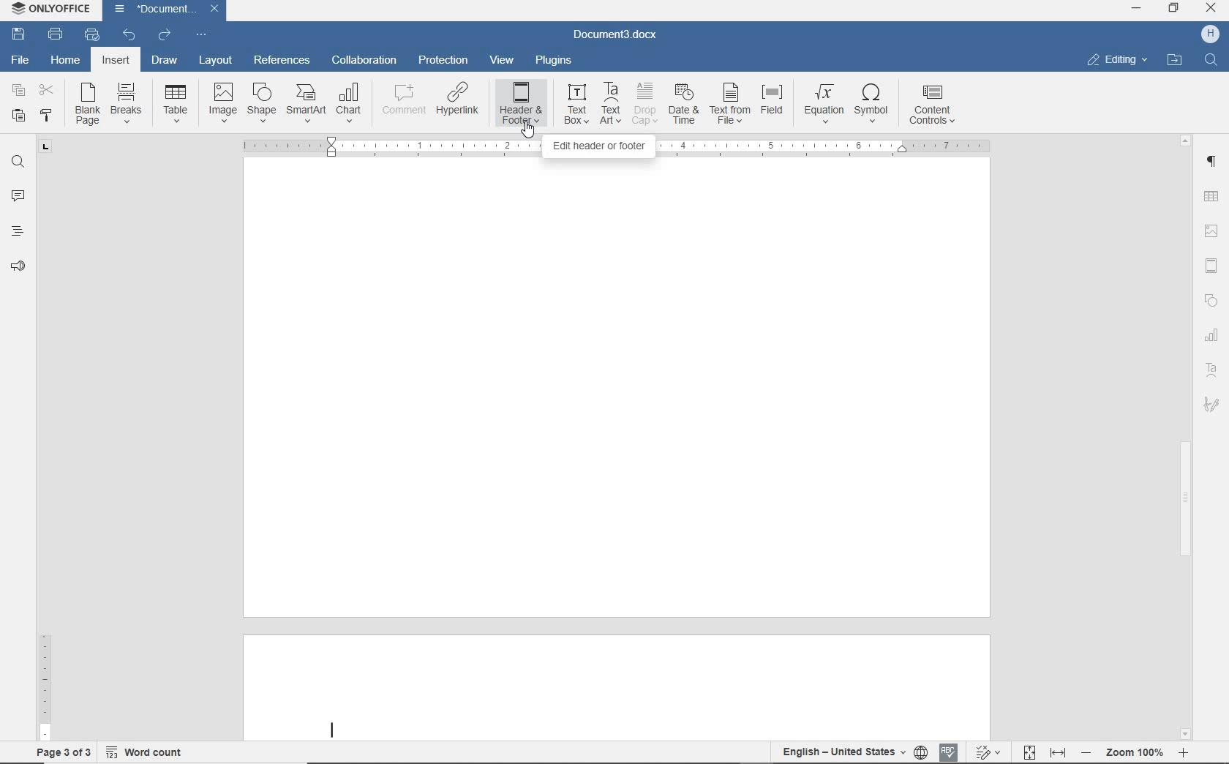 The width and height of the screenshot is (1229, 764). Describe the element at coordinates (1138, 10) in the screenshot. I see `MINIMIZE` at that location.